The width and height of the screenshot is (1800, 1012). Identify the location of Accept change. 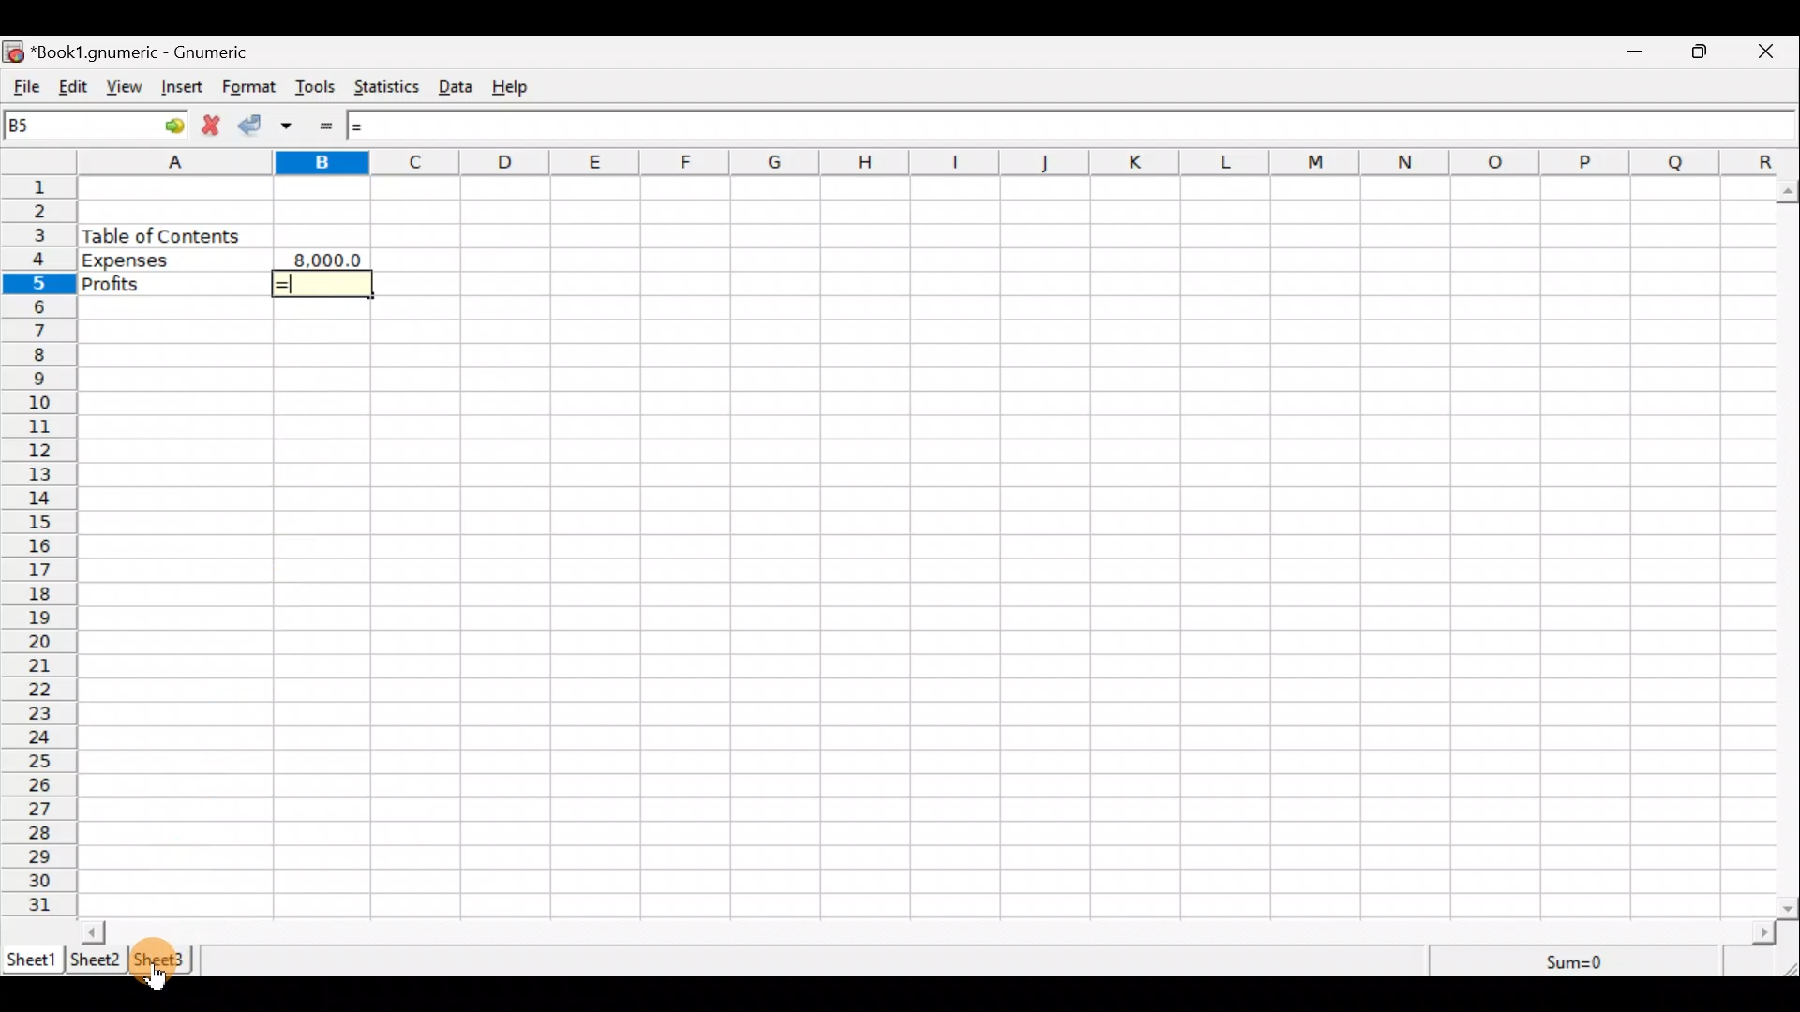
(255, 126).